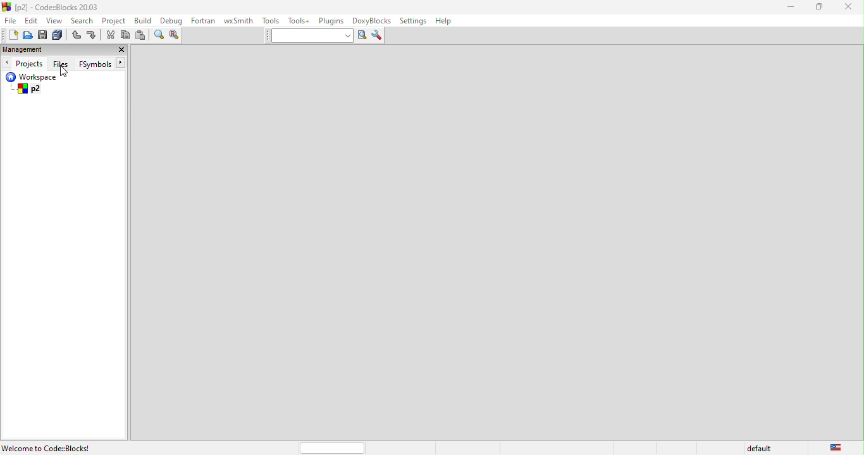 This screenshot has height=455, width=864. I want to click on cursor, so click(68, 71).